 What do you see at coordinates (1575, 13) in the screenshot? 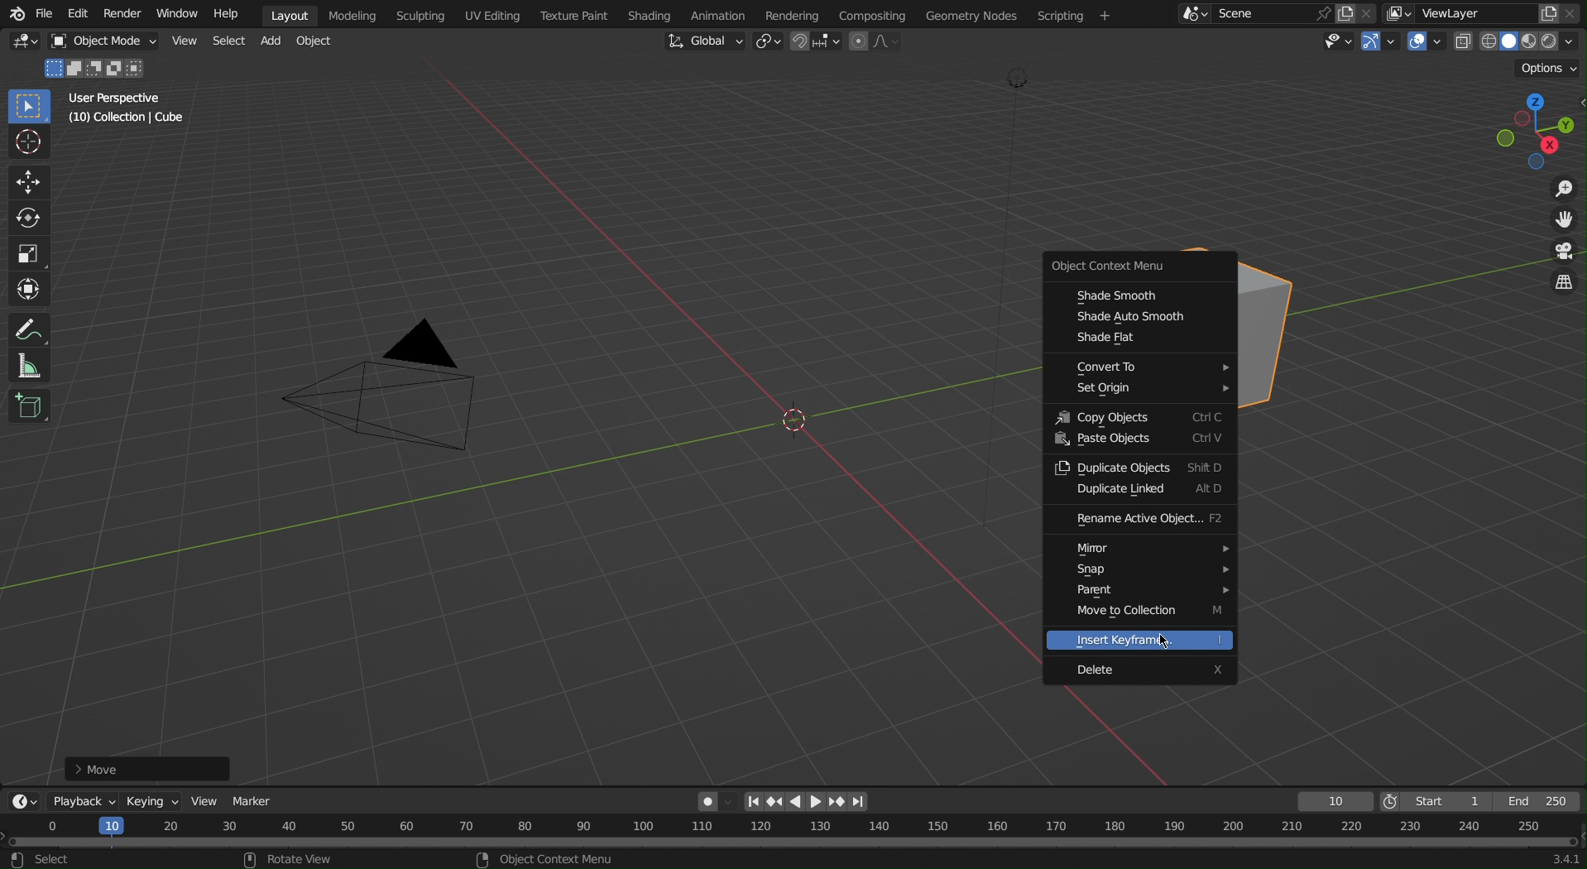
I see `Close` at bounding box center [1575, 13].